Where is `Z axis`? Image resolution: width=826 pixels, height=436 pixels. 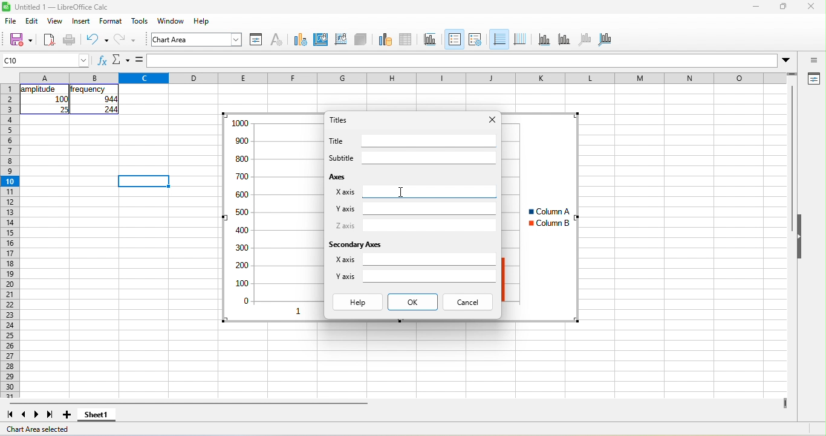
Z axis is located at coordinates (345, 225).